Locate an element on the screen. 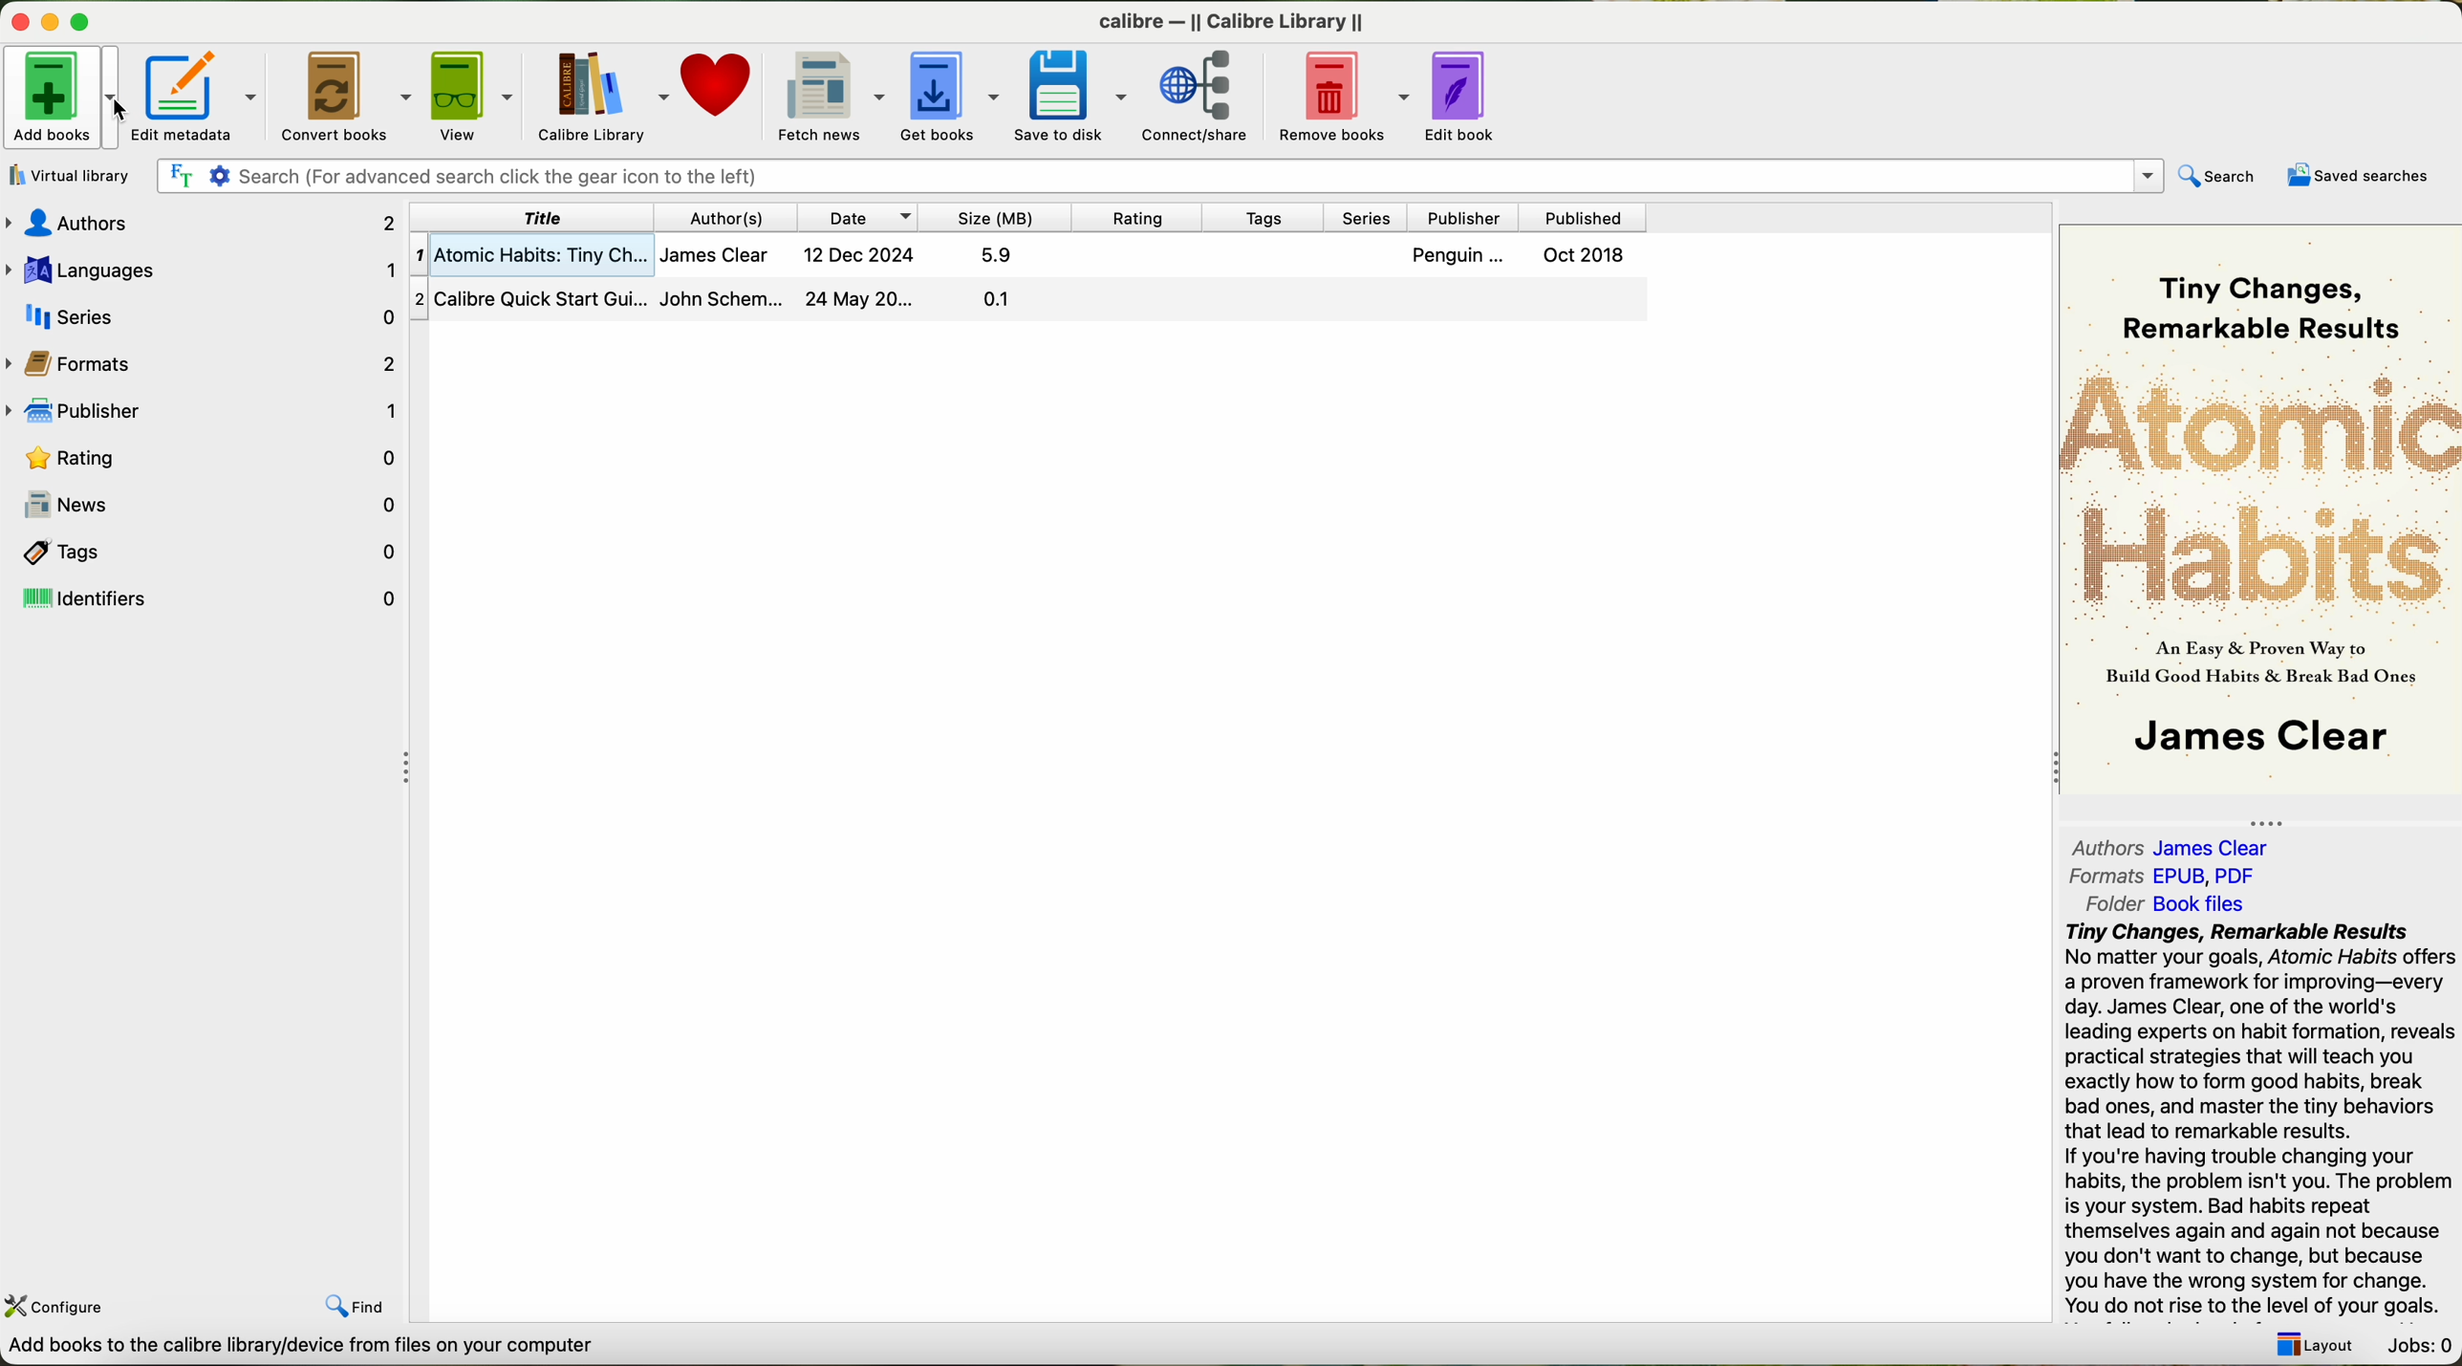  first book is located at coordinates (1035, 259).